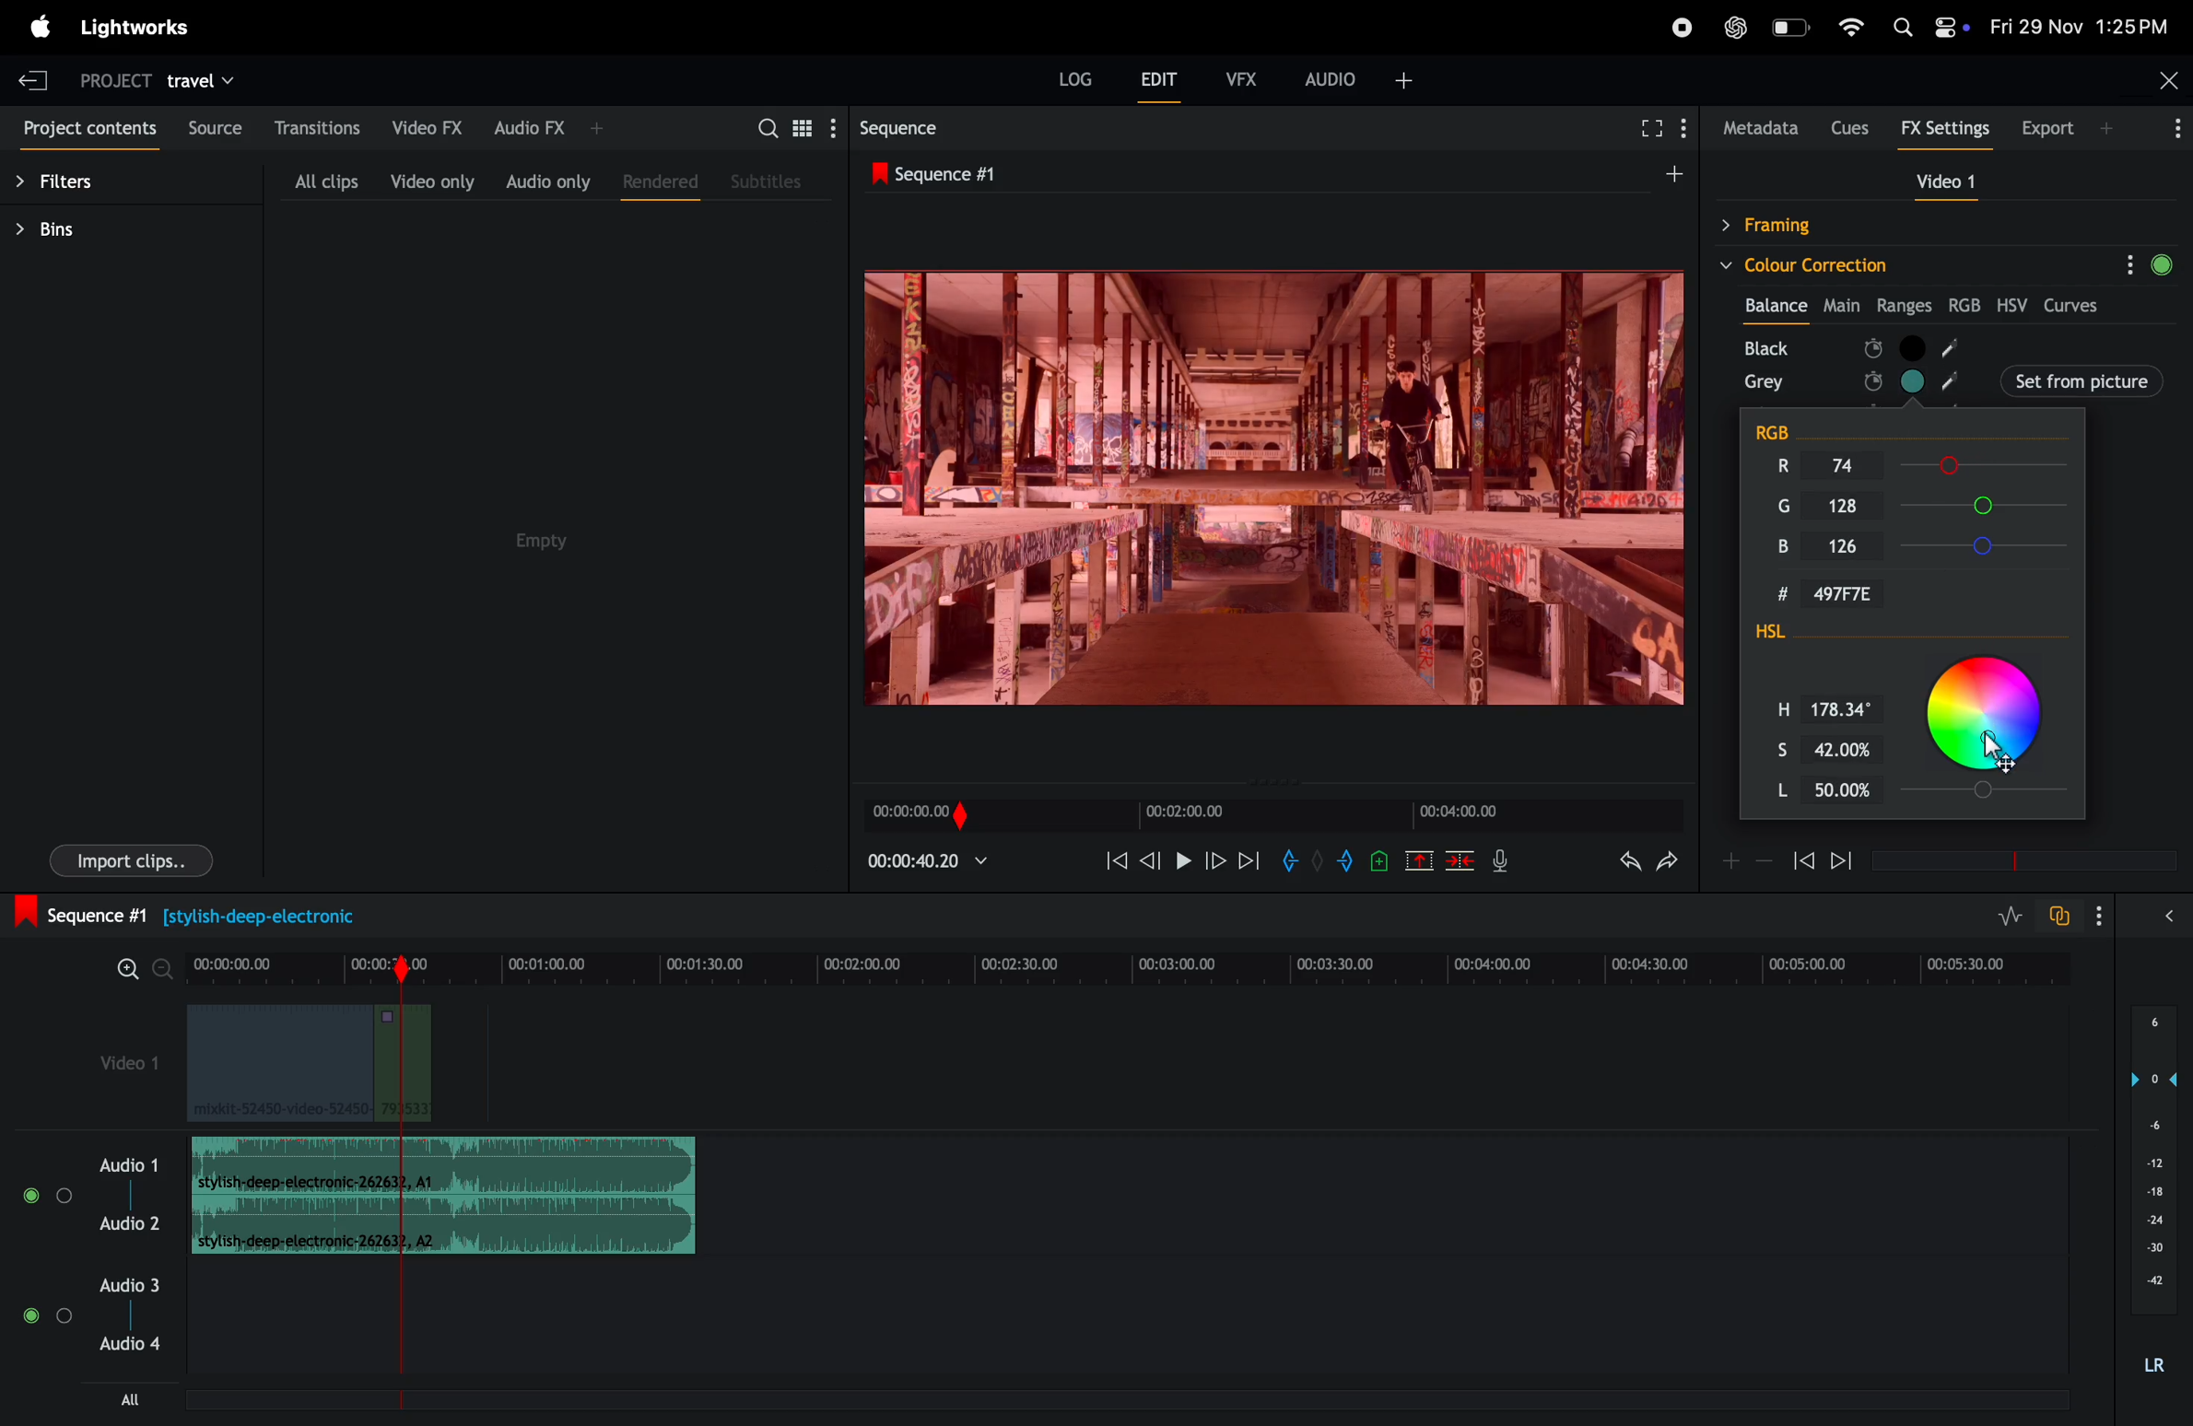  What do you see at coordinates (1777, 302) in the screenshot?
I see `balance` at bounding box center [1777, 302].